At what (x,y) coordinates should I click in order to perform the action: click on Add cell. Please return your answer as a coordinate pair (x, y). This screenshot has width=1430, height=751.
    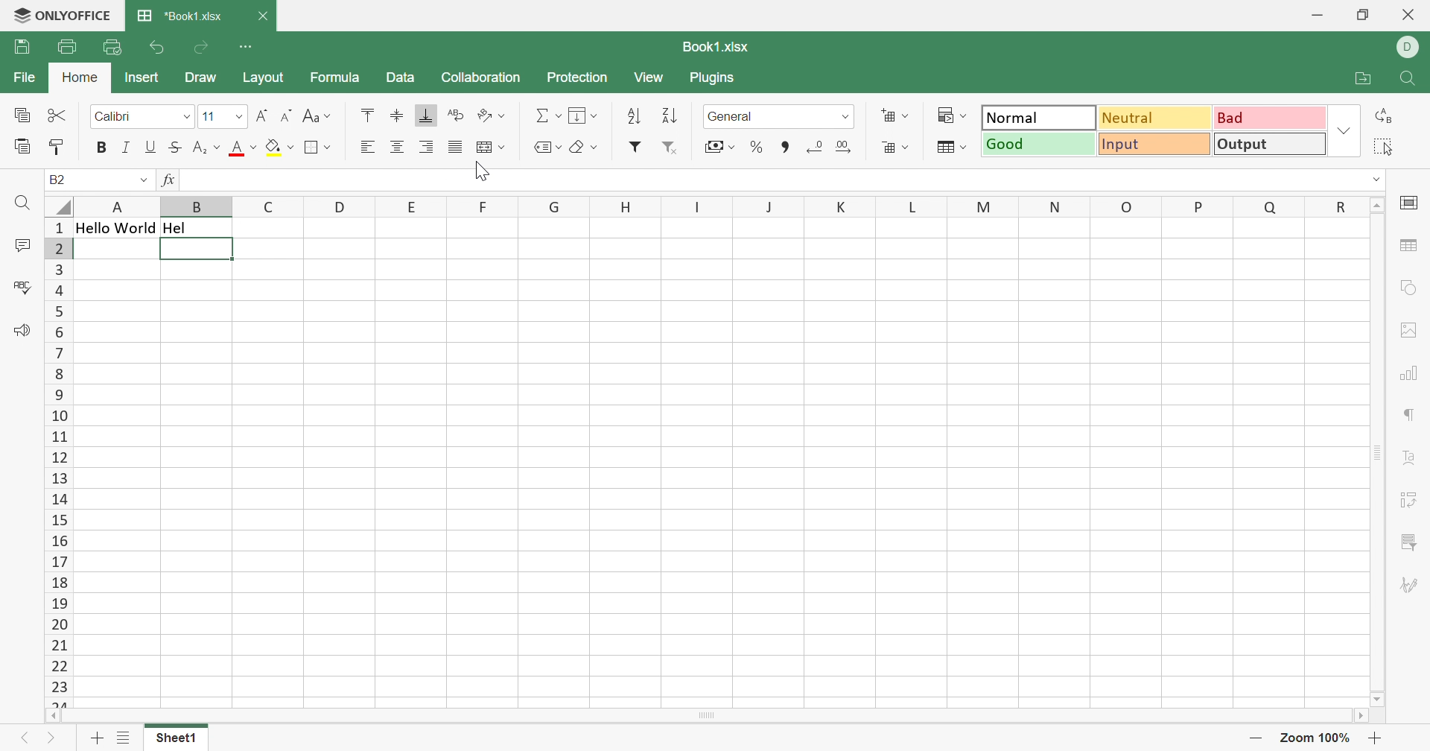
    Looking at the image, I should click on (897, 115).